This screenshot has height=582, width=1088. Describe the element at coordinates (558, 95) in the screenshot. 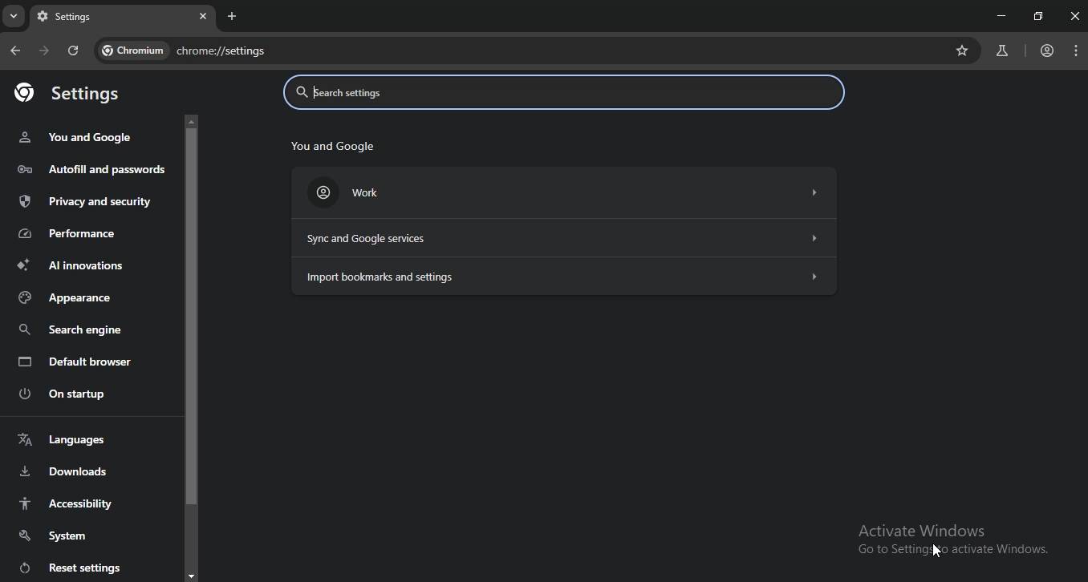

I see `search settings` at that location.